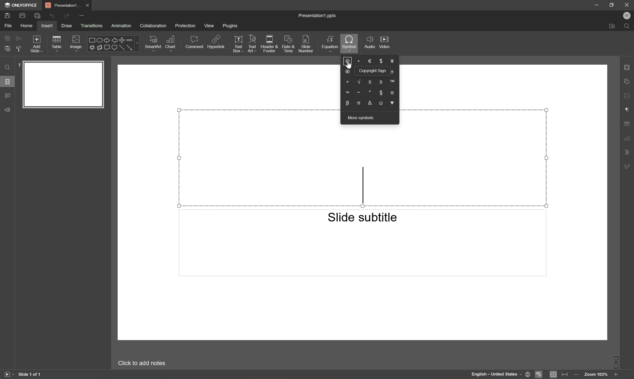 Image resolution: width=634 pixels, height=379 pixels. Describe the element at coordinates (238, 44) in the screenshot. I see `Text Box` at that location.